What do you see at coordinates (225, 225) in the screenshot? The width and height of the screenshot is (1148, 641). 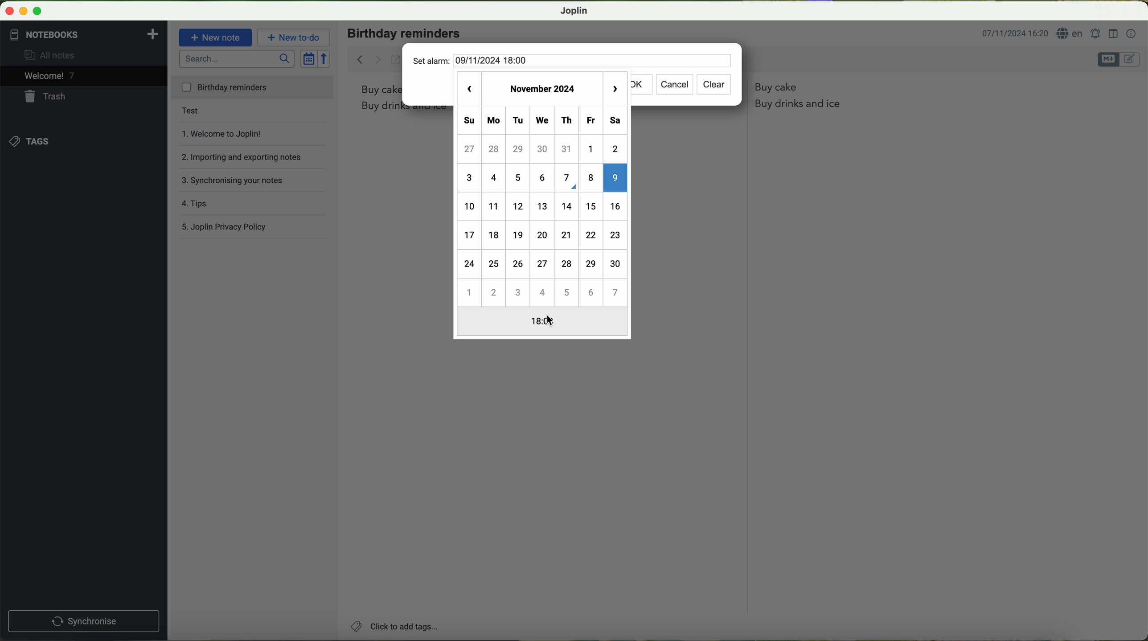 I see `Joplin privacy policy` at bounding box center [225, 225].